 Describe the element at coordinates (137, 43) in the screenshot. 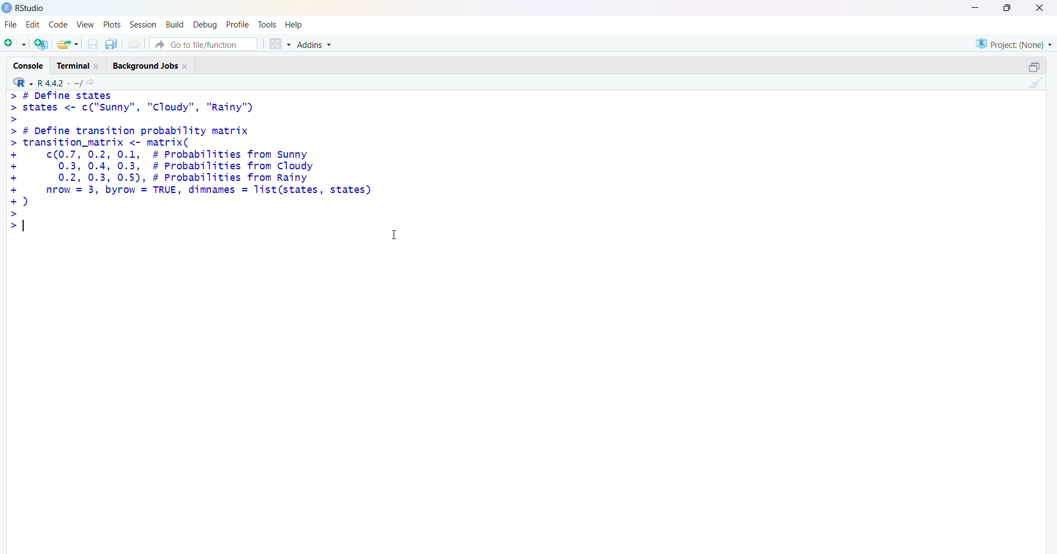

I see `print the current file` at that location.